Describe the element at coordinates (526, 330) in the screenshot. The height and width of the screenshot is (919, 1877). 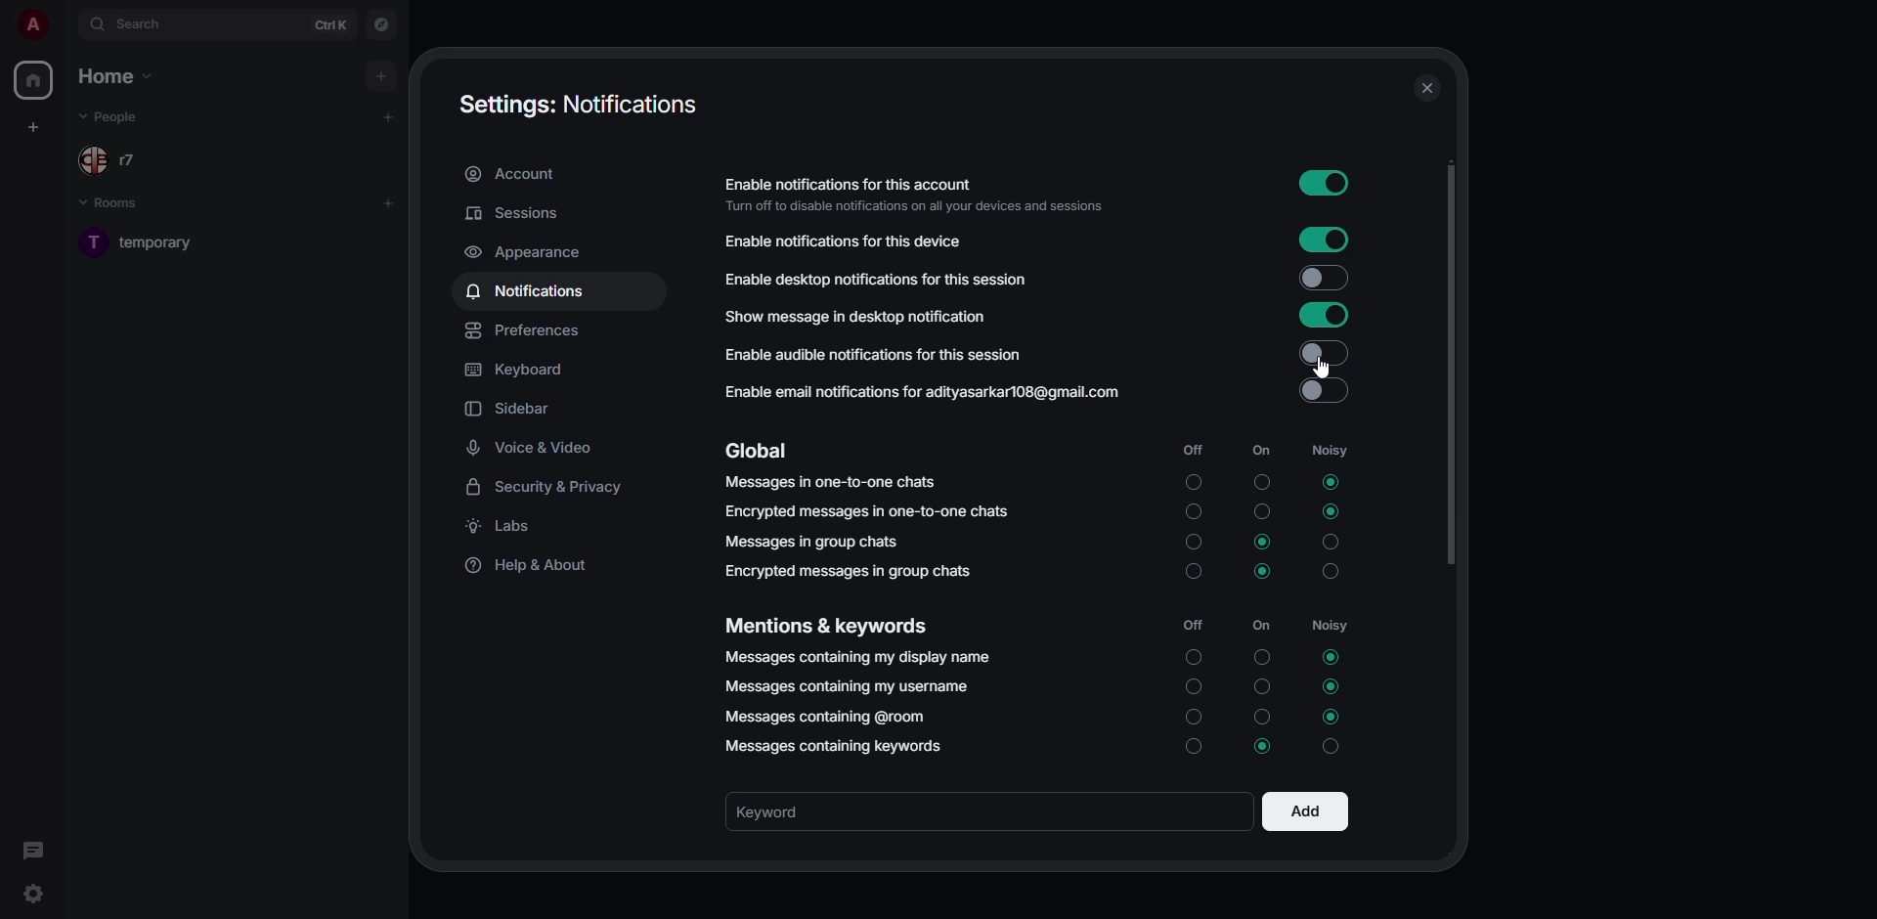
I see `preferences` at that location.